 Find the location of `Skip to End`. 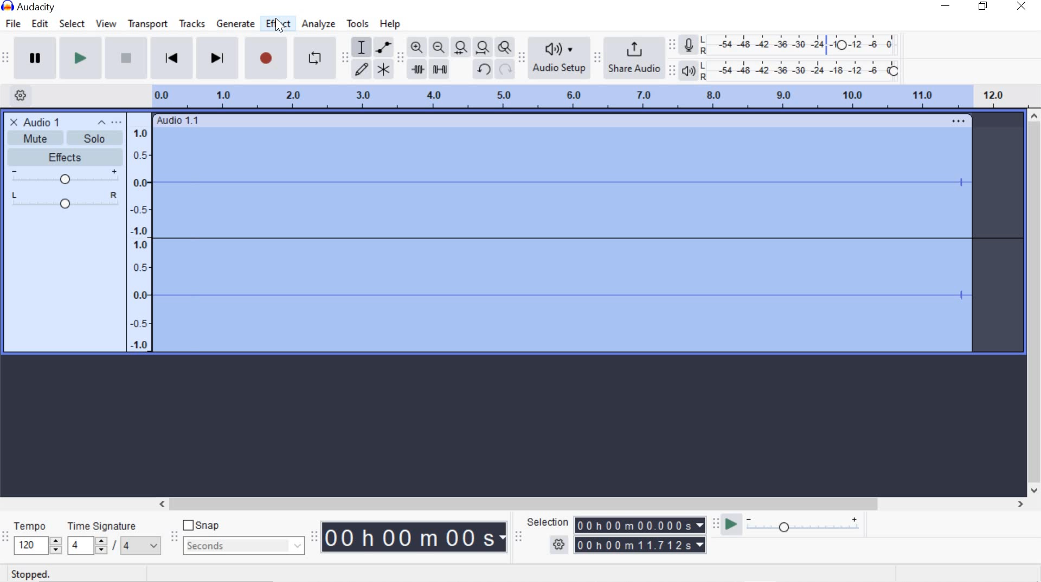

Skip to End is located at coordinates (219, 60).